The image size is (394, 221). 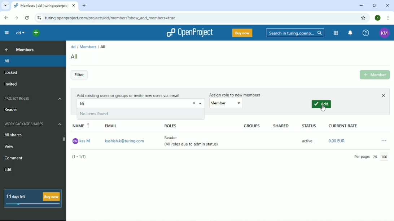 I want to click on Up, so click(x=7, y=50).